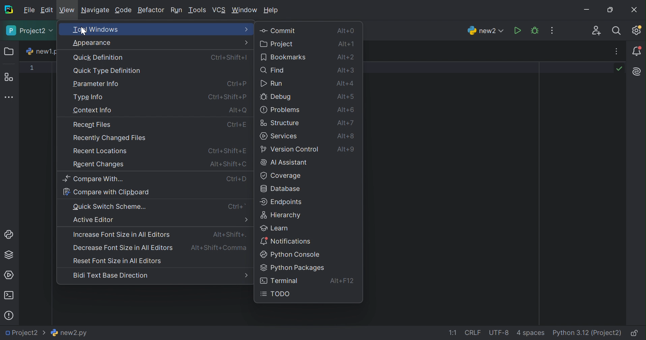 The height and width of the screenshot is (340, 646). Describe the element at coordinates (281, 110) in the screenshot. I see `` at that location.